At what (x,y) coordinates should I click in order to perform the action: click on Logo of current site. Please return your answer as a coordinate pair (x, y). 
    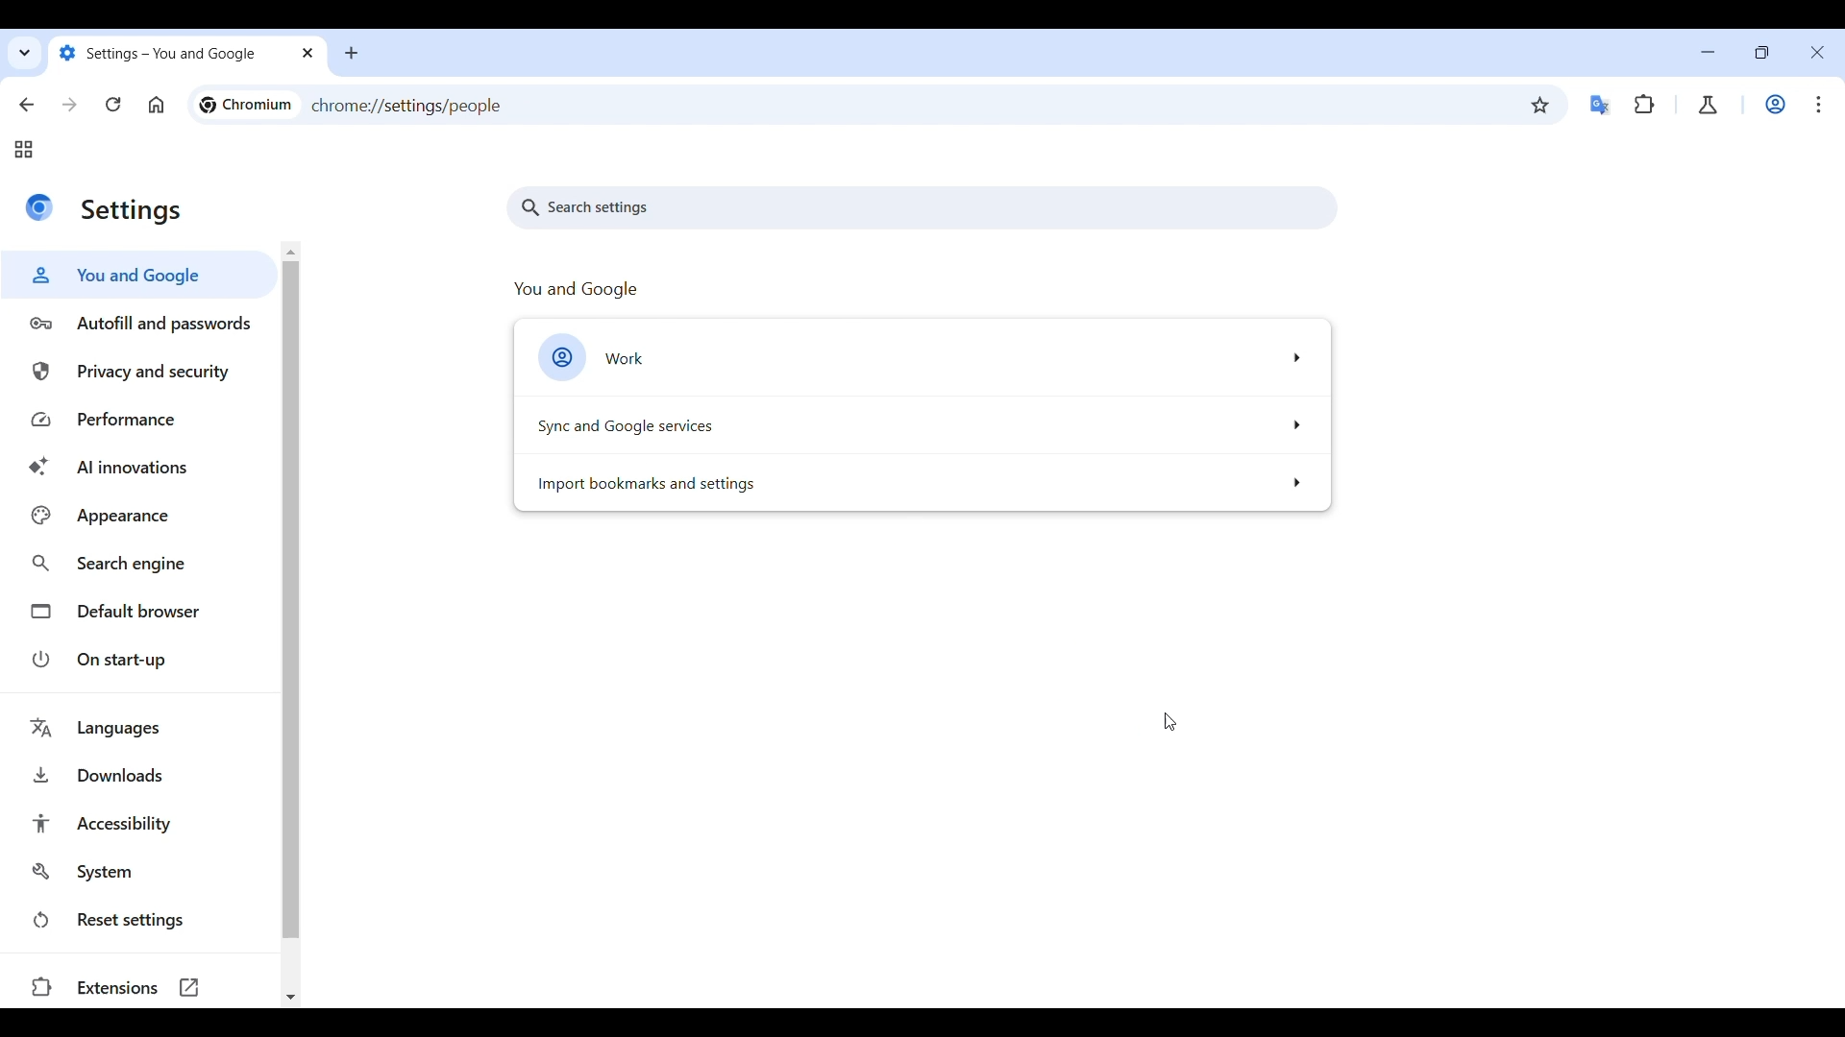
    Looking at the image, I should click on (39, 206).